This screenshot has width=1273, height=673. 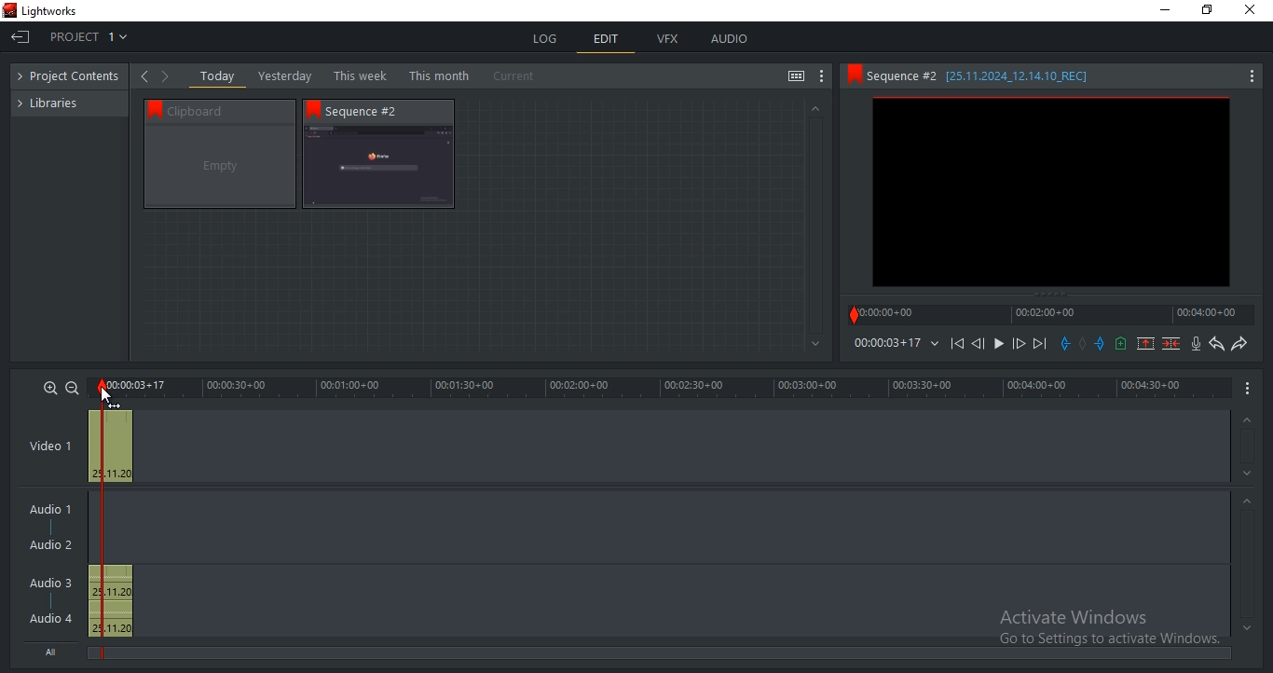 What do you see at coordinates (1198, 344) in the screenshot?
I see `record audio` at bounding box center [1198, 344].